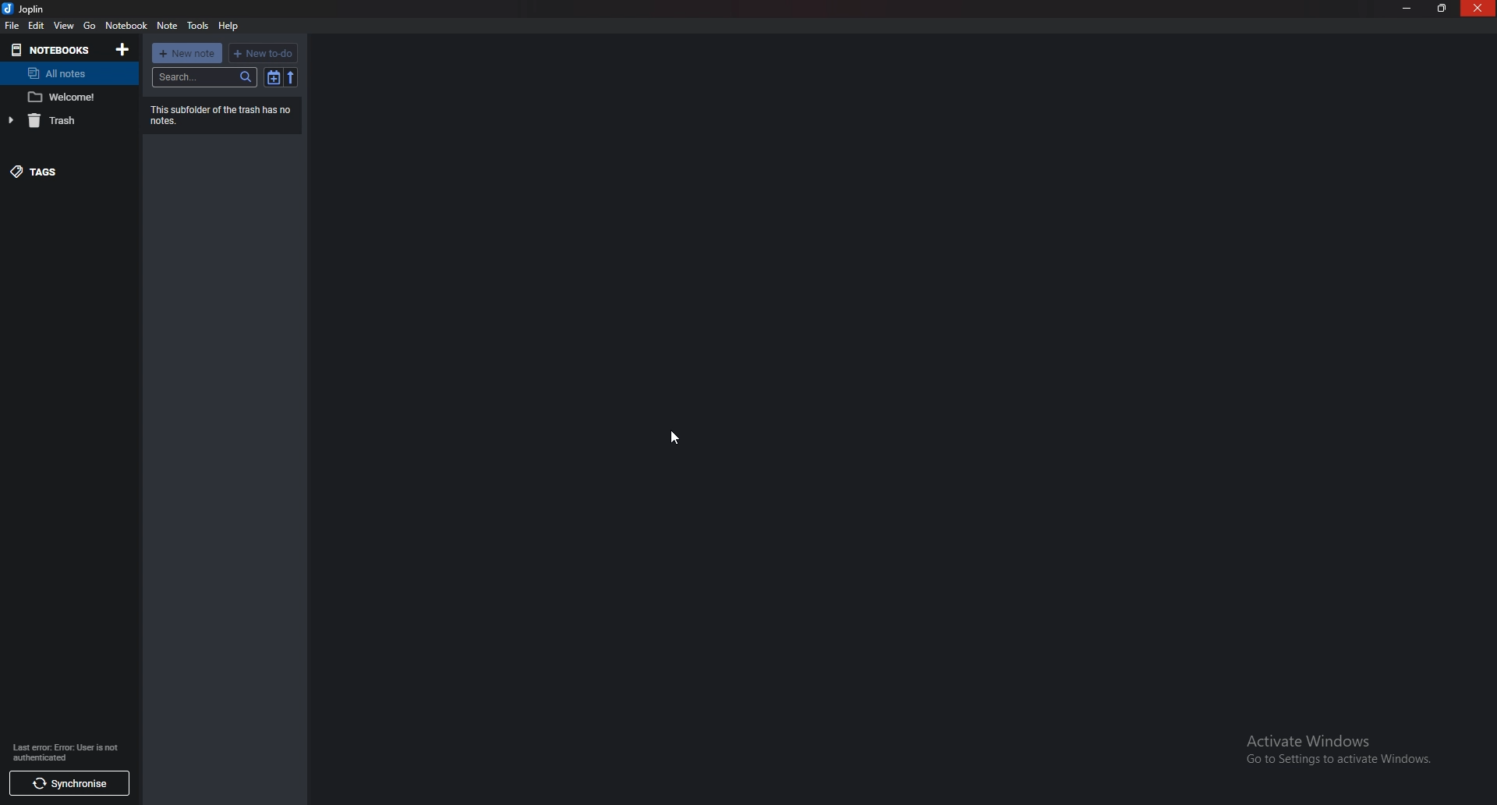  Describe the element at coordinates (218, 114) in the screenshot. I see `Info` at that location.